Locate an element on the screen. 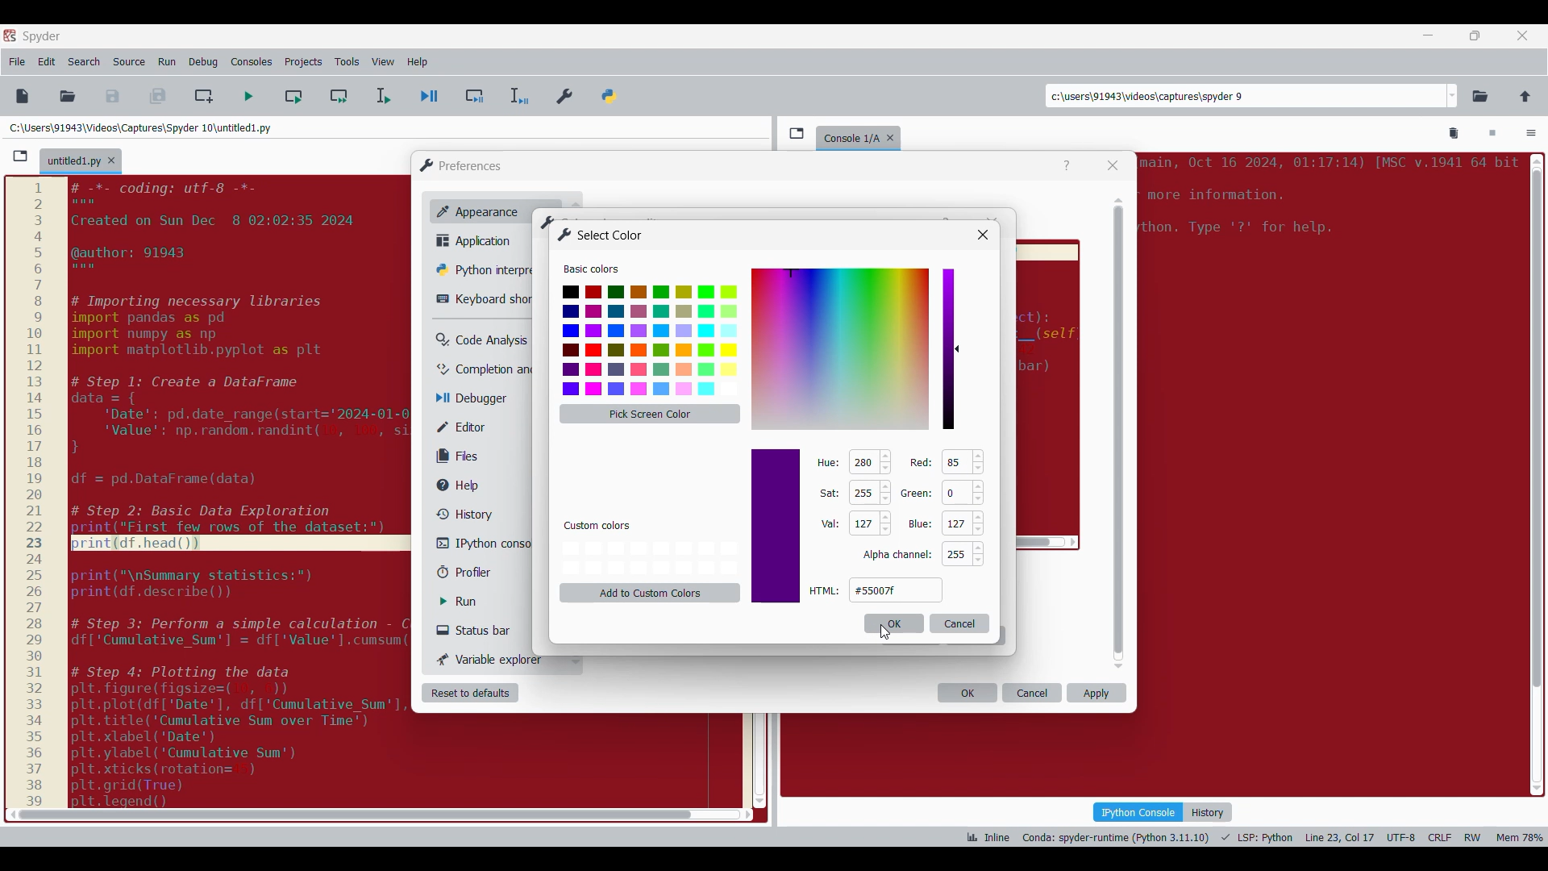 The image size is (1548, 871). Python interpreter is located at coordinates (481, 269).